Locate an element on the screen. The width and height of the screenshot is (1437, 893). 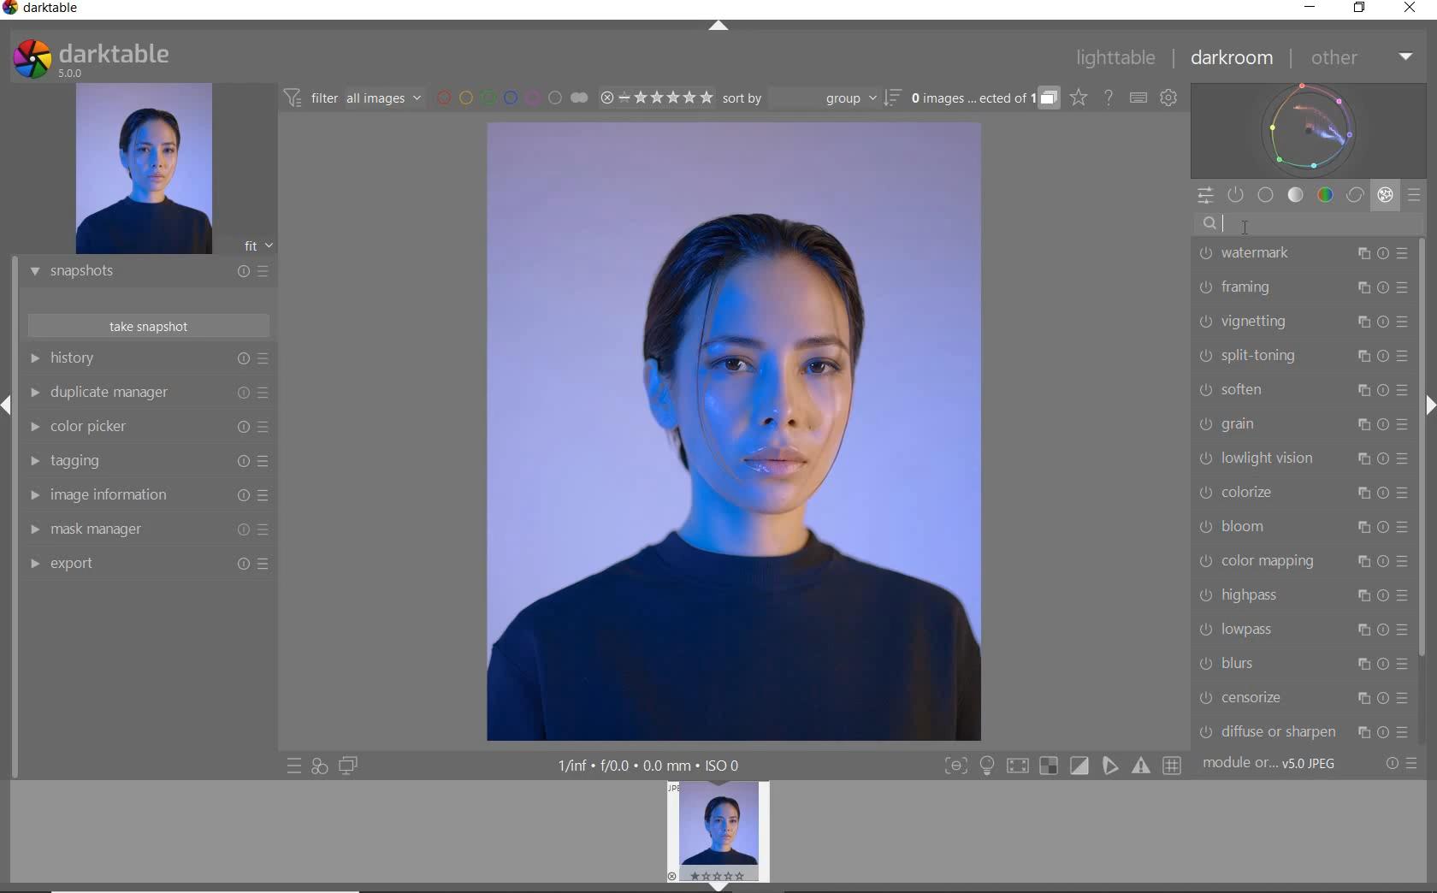
HISTORY is located at coordinates (150, 360).